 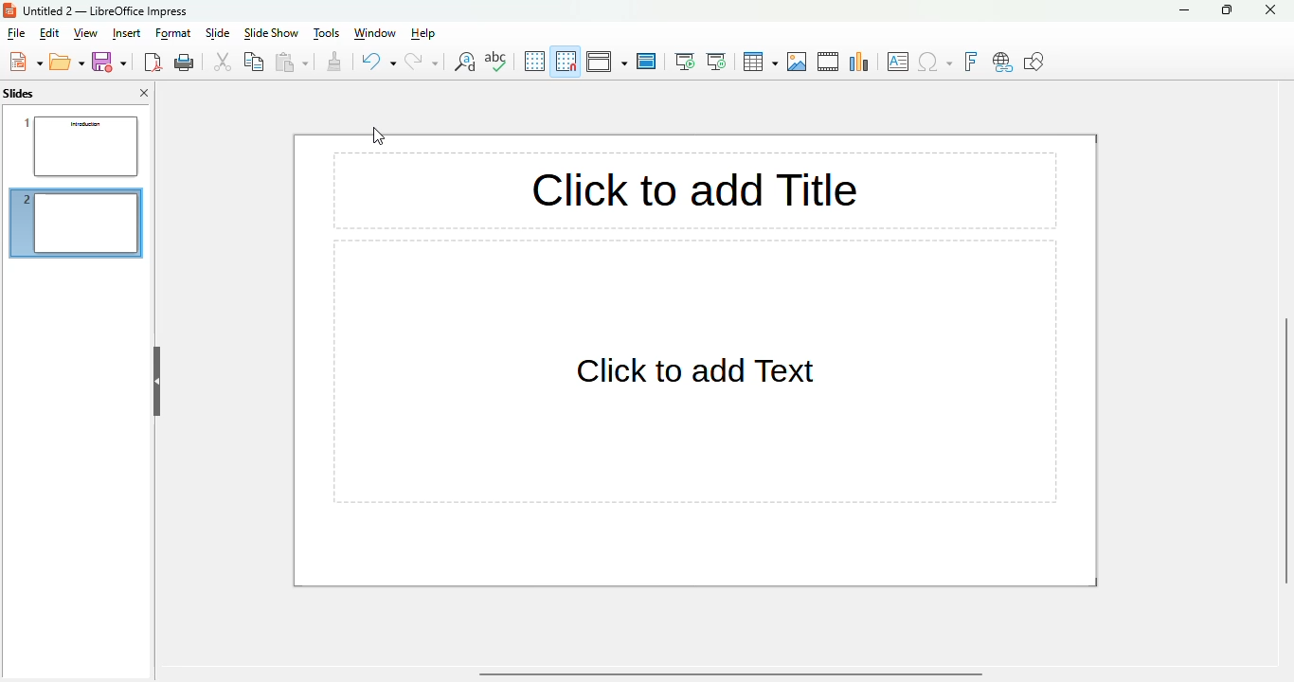 What do you see at coordinates (465, 62) in the screenshot?
I see `find and replace` at bounding box center [465, 62].